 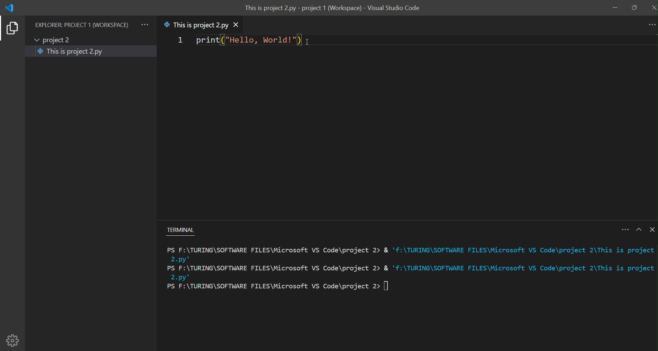 I want to click on maximize, so click(x=634, y=8).